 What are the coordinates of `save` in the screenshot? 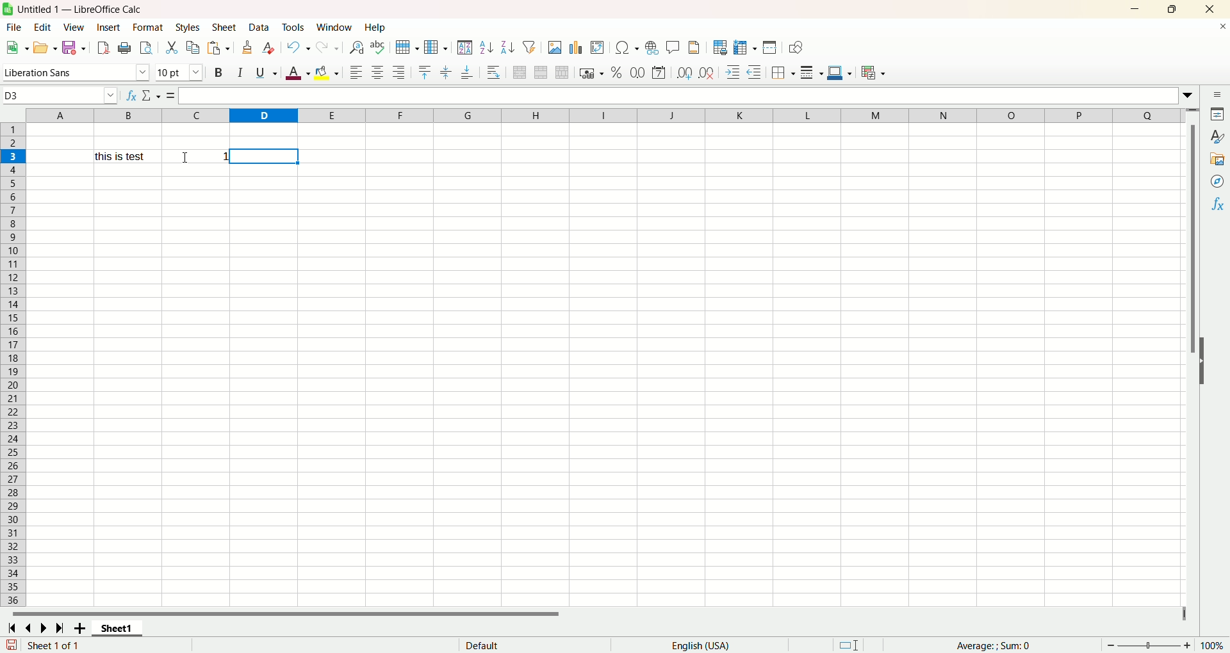 It's located at (74, 48).